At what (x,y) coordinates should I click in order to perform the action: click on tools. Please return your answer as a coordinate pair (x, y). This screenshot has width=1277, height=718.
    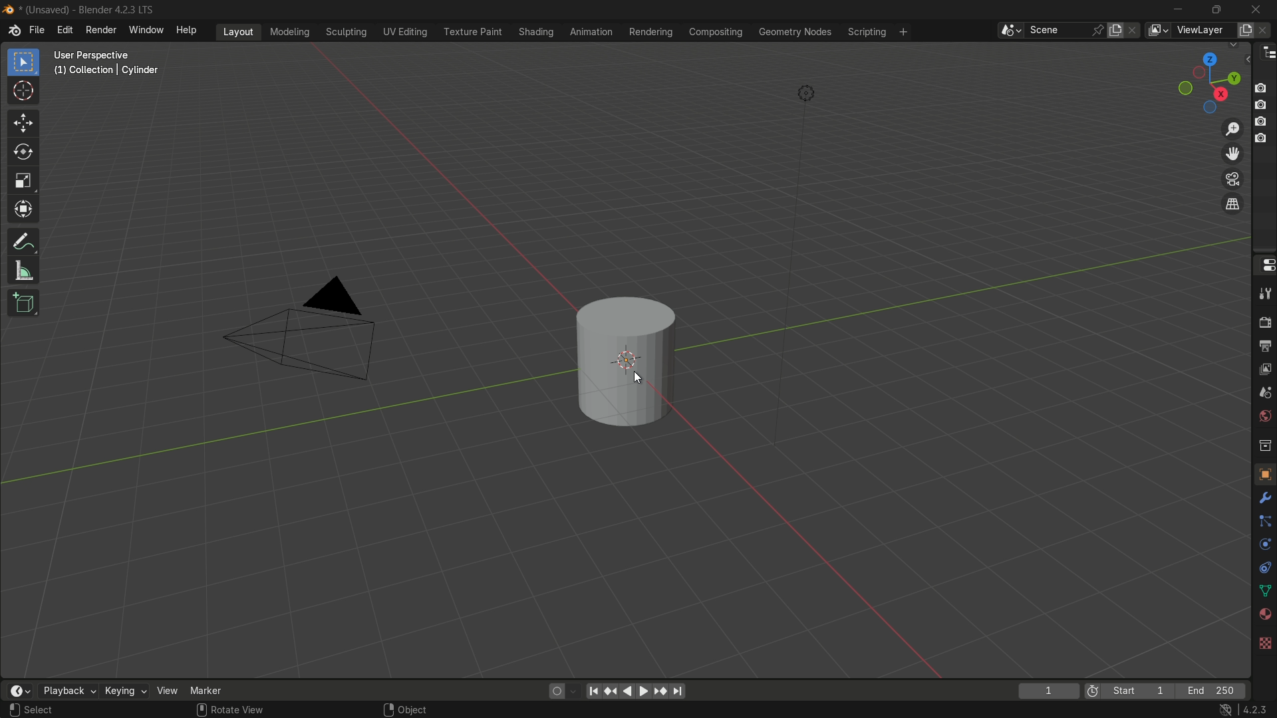
    Looking at the image, I should click on (1262, 501).